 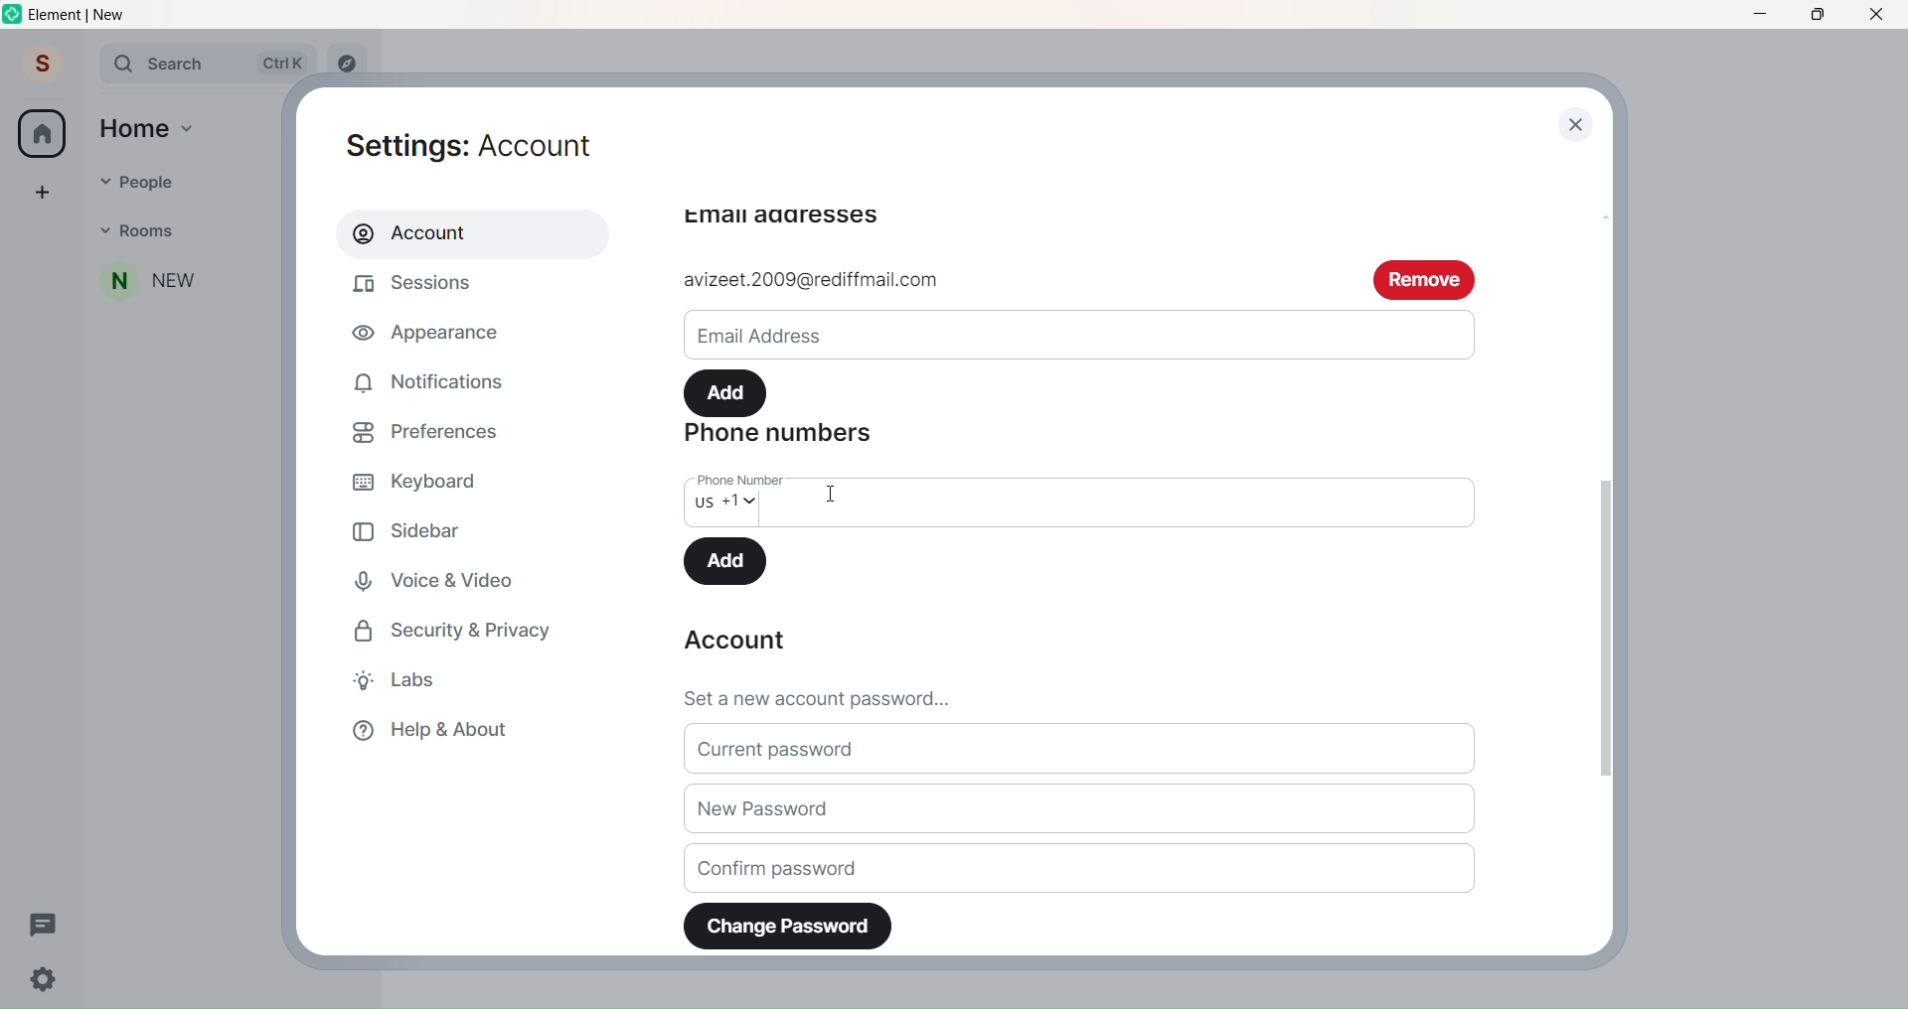 I want to click on Keyboard, so click(x=429, y=480).